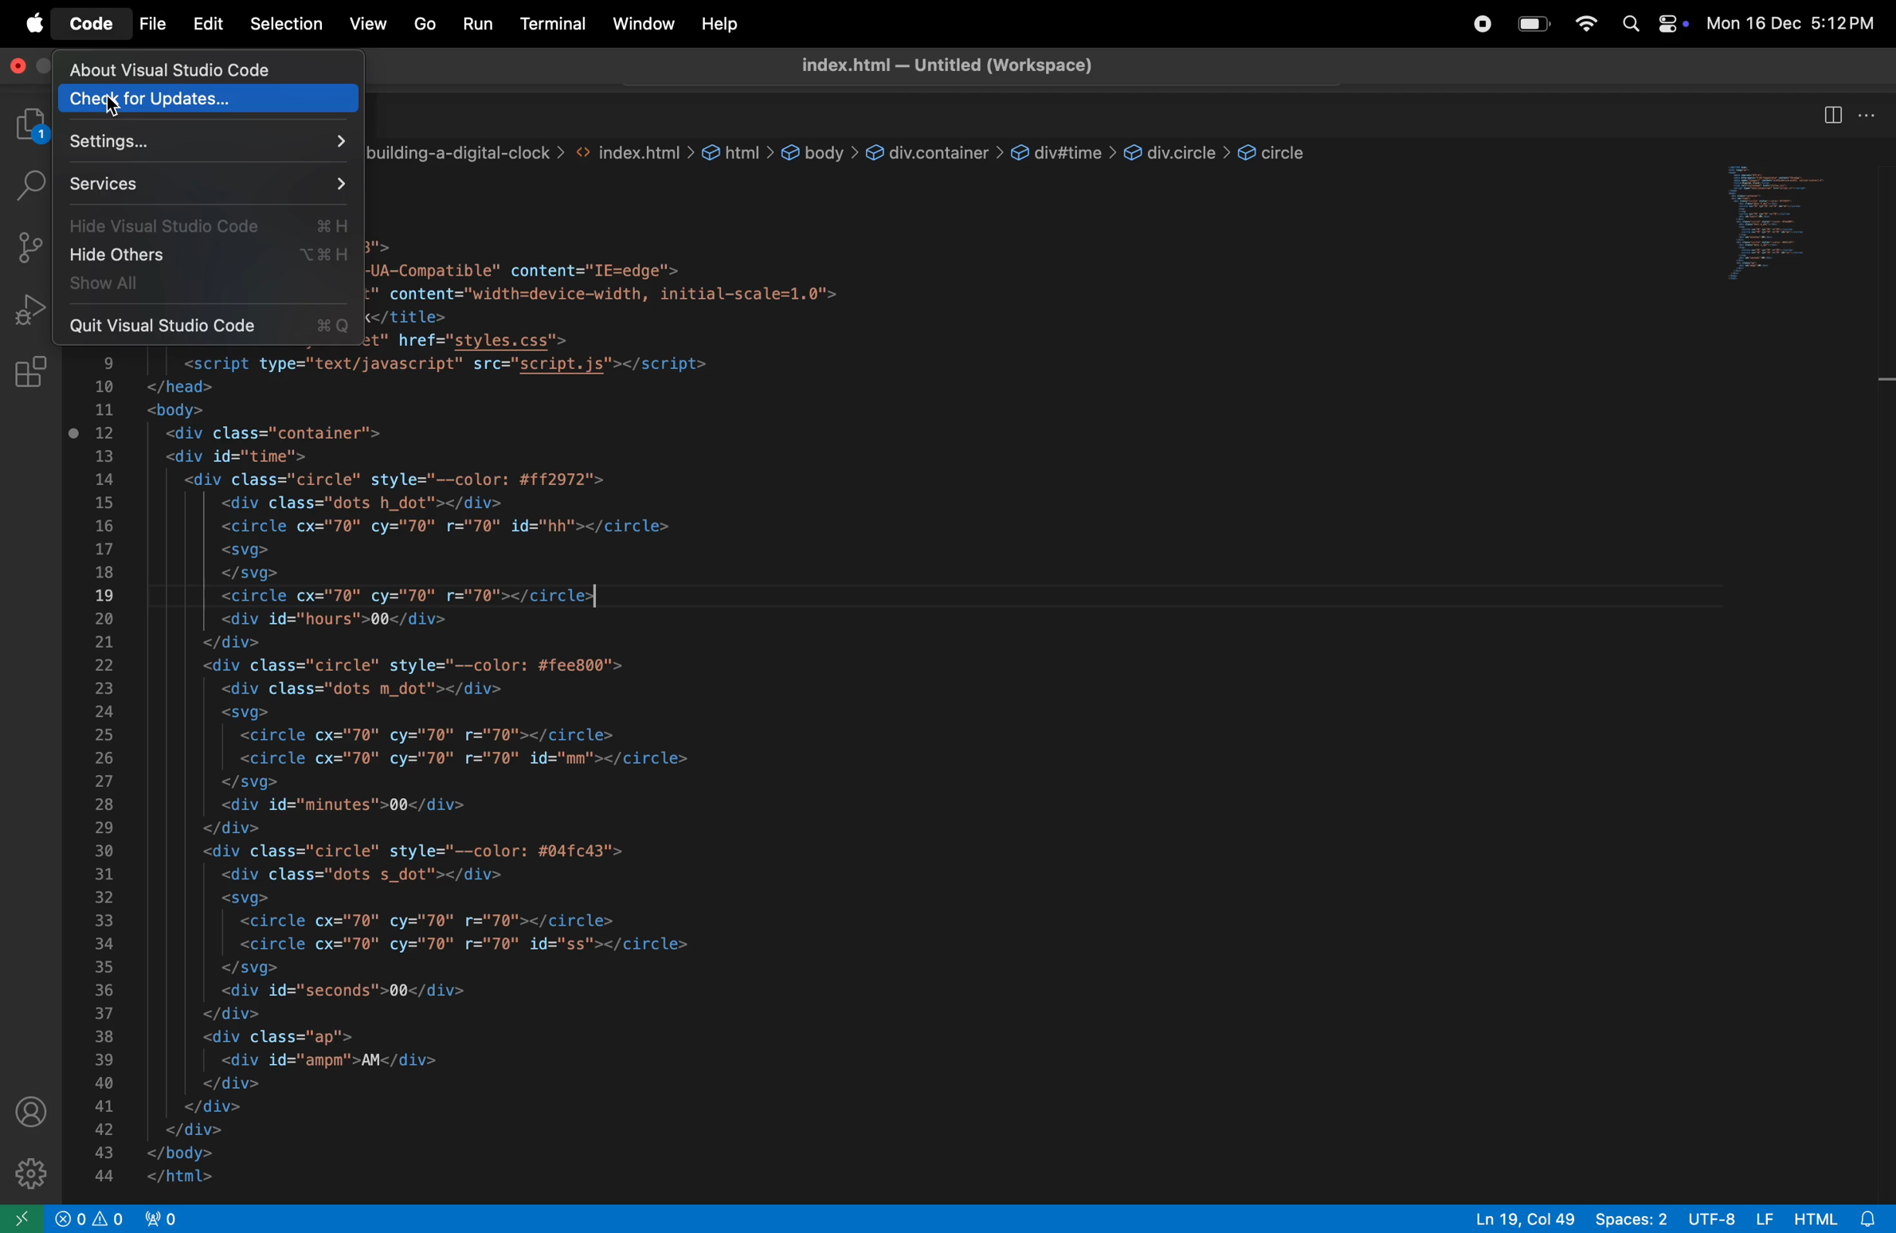  I want to click on <svg>, so click(243, 714).